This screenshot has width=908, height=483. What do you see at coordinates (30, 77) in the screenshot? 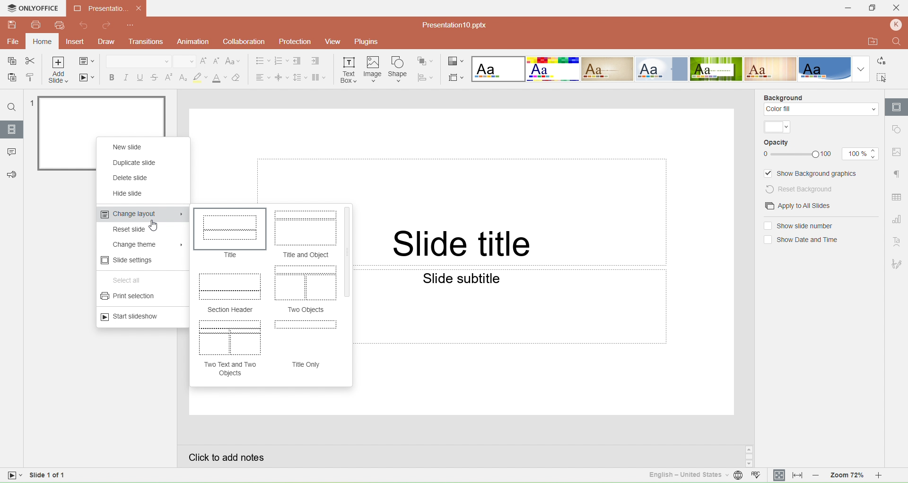
I see `Copy style` at bounding box center [30, 77].